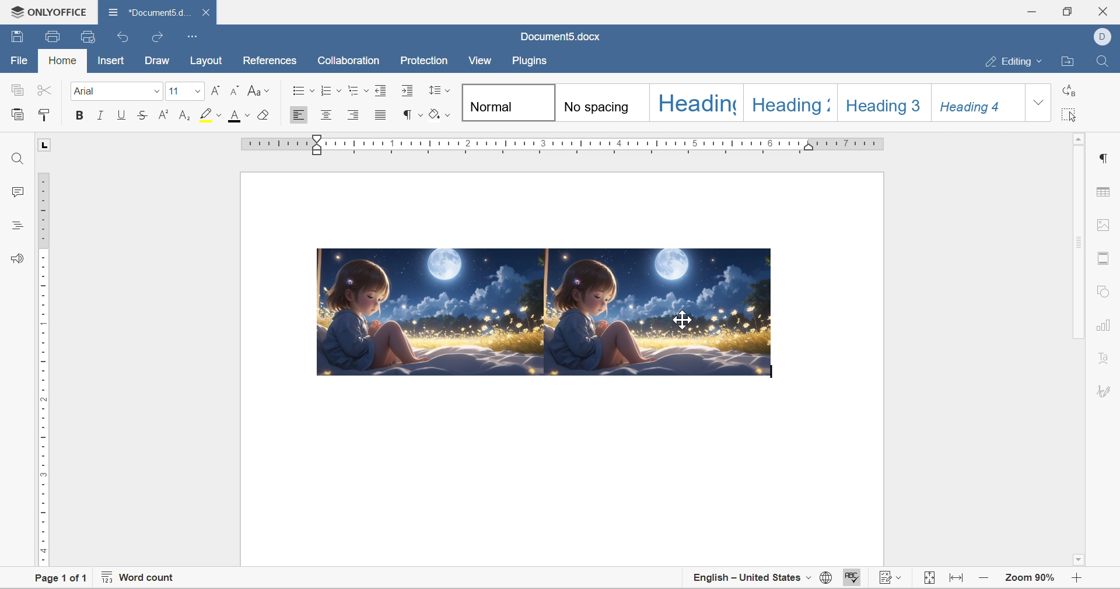 The image size is (1120, 589). I want to click on zoom in, so click(984, 579).